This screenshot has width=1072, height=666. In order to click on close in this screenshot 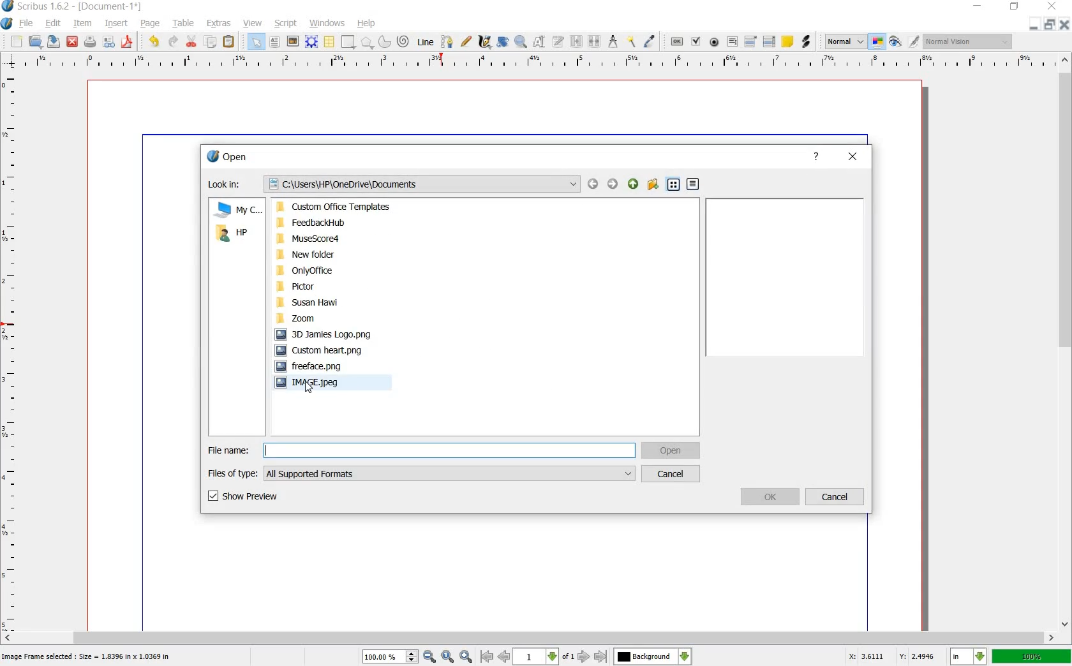, I will do `click(852, 158)`.